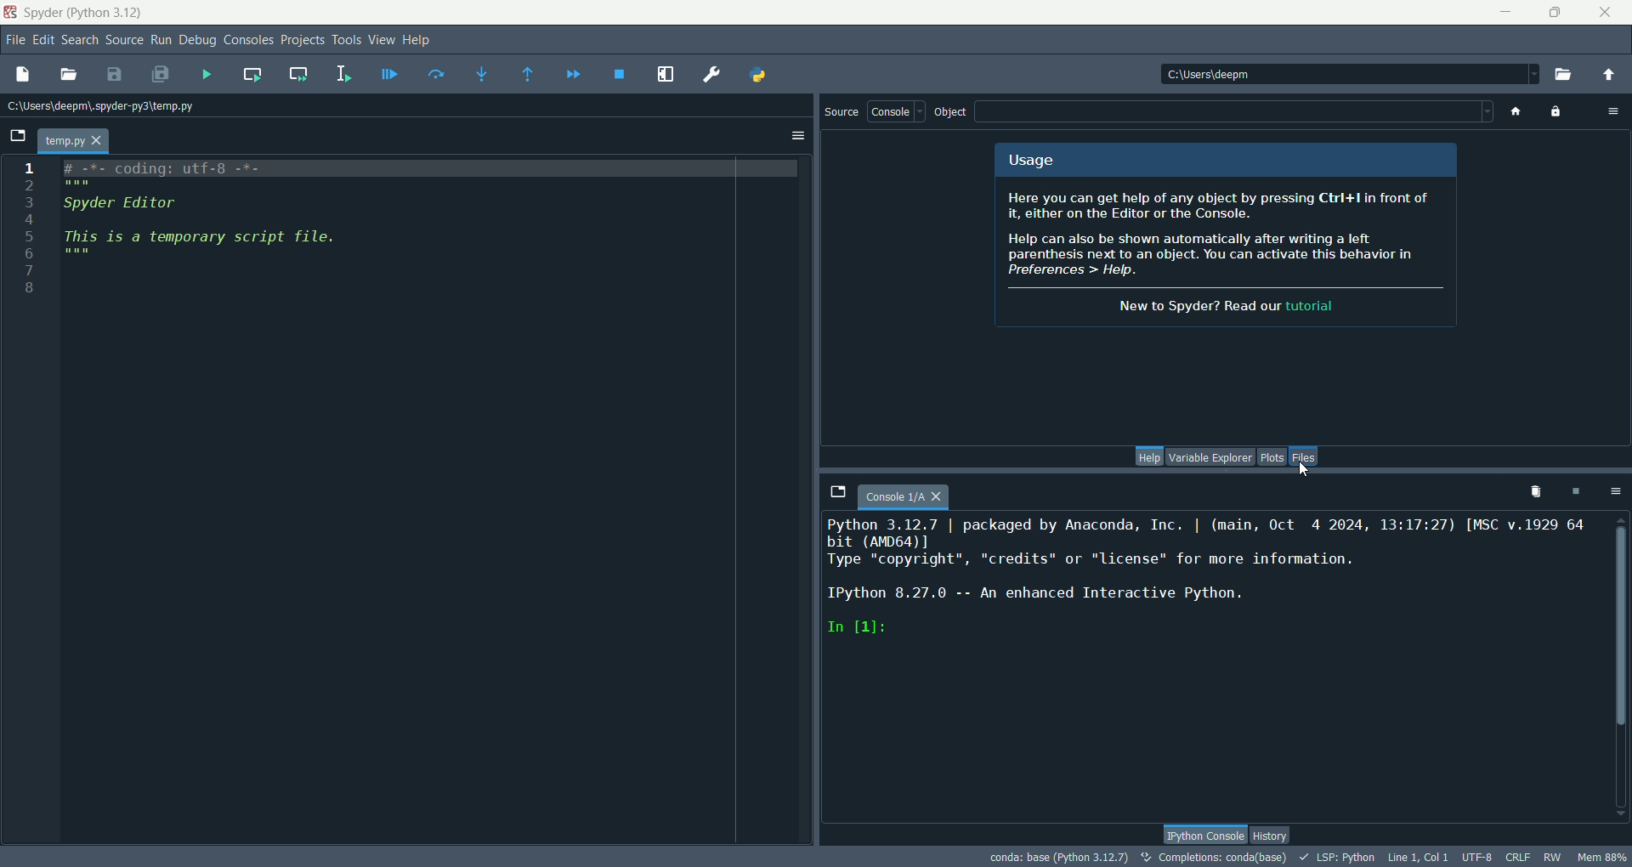 This screenshot has height=867, width=1632. What do you see at coordinates (199, 41) in the screenshot?
I see `debug` at bounding box center [199, 41].